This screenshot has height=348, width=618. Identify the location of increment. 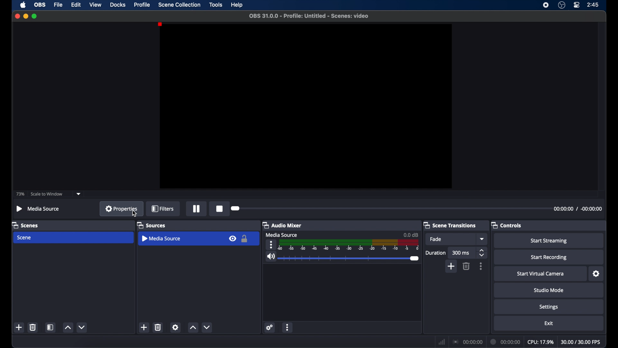
(193, 328).